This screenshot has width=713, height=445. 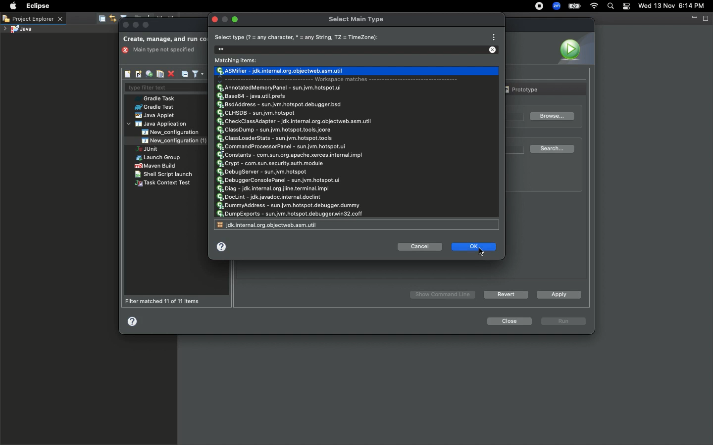 I want to click on New launch configuration prototype, so click(x=138, y=74).